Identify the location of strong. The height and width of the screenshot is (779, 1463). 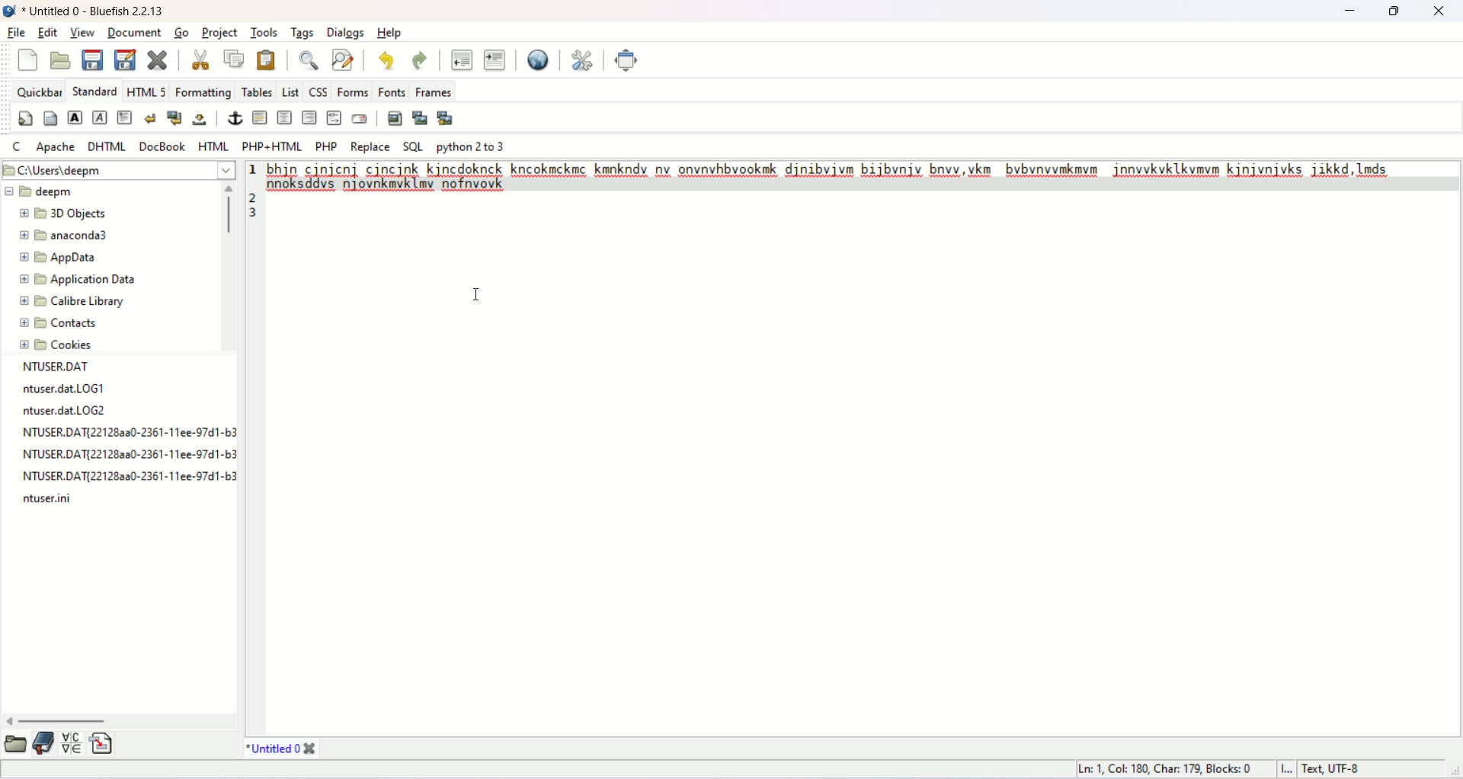
(77, 118).